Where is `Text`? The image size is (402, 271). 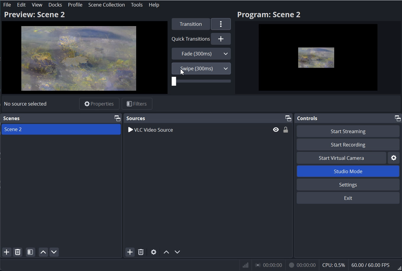
Text is located at coordinates (25, 104).